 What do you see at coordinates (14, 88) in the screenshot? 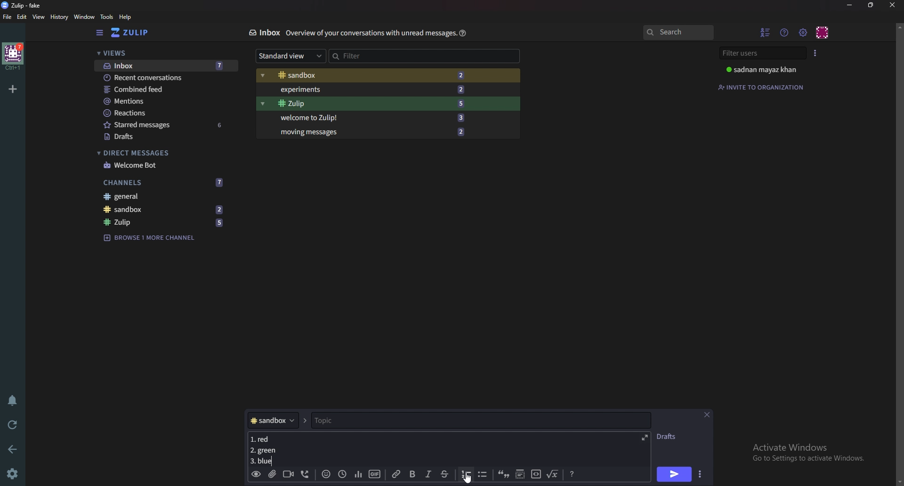
I see `Add organization` at bounding box center [14, 88].